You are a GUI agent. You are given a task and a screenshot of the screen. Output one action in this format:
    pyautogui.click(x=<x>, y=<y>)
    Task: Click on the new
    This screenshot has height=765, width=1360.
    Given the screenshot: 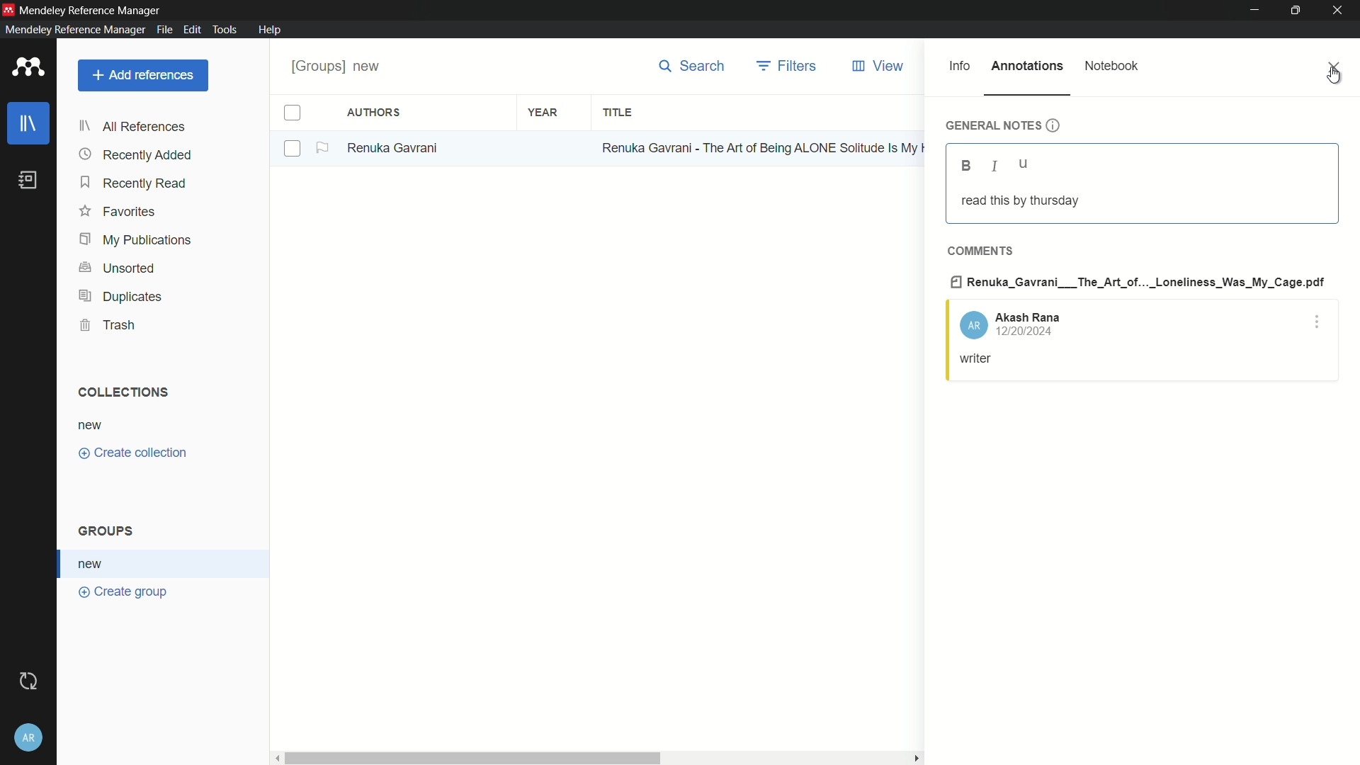 What is the action you would take?
    pyautogui.click(x=94, y=564)
    